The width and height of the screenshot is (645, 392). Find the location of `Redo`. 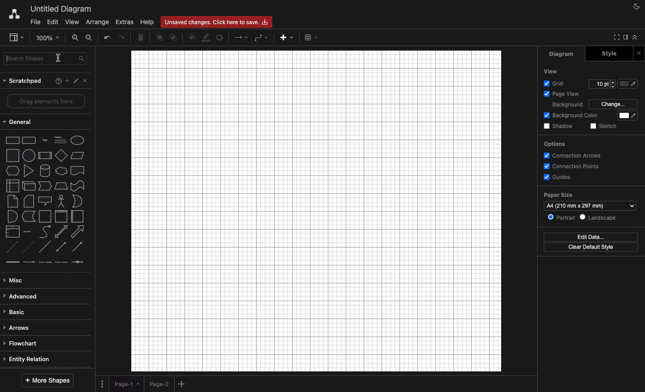

Redo is located at coordinates (123, 37).